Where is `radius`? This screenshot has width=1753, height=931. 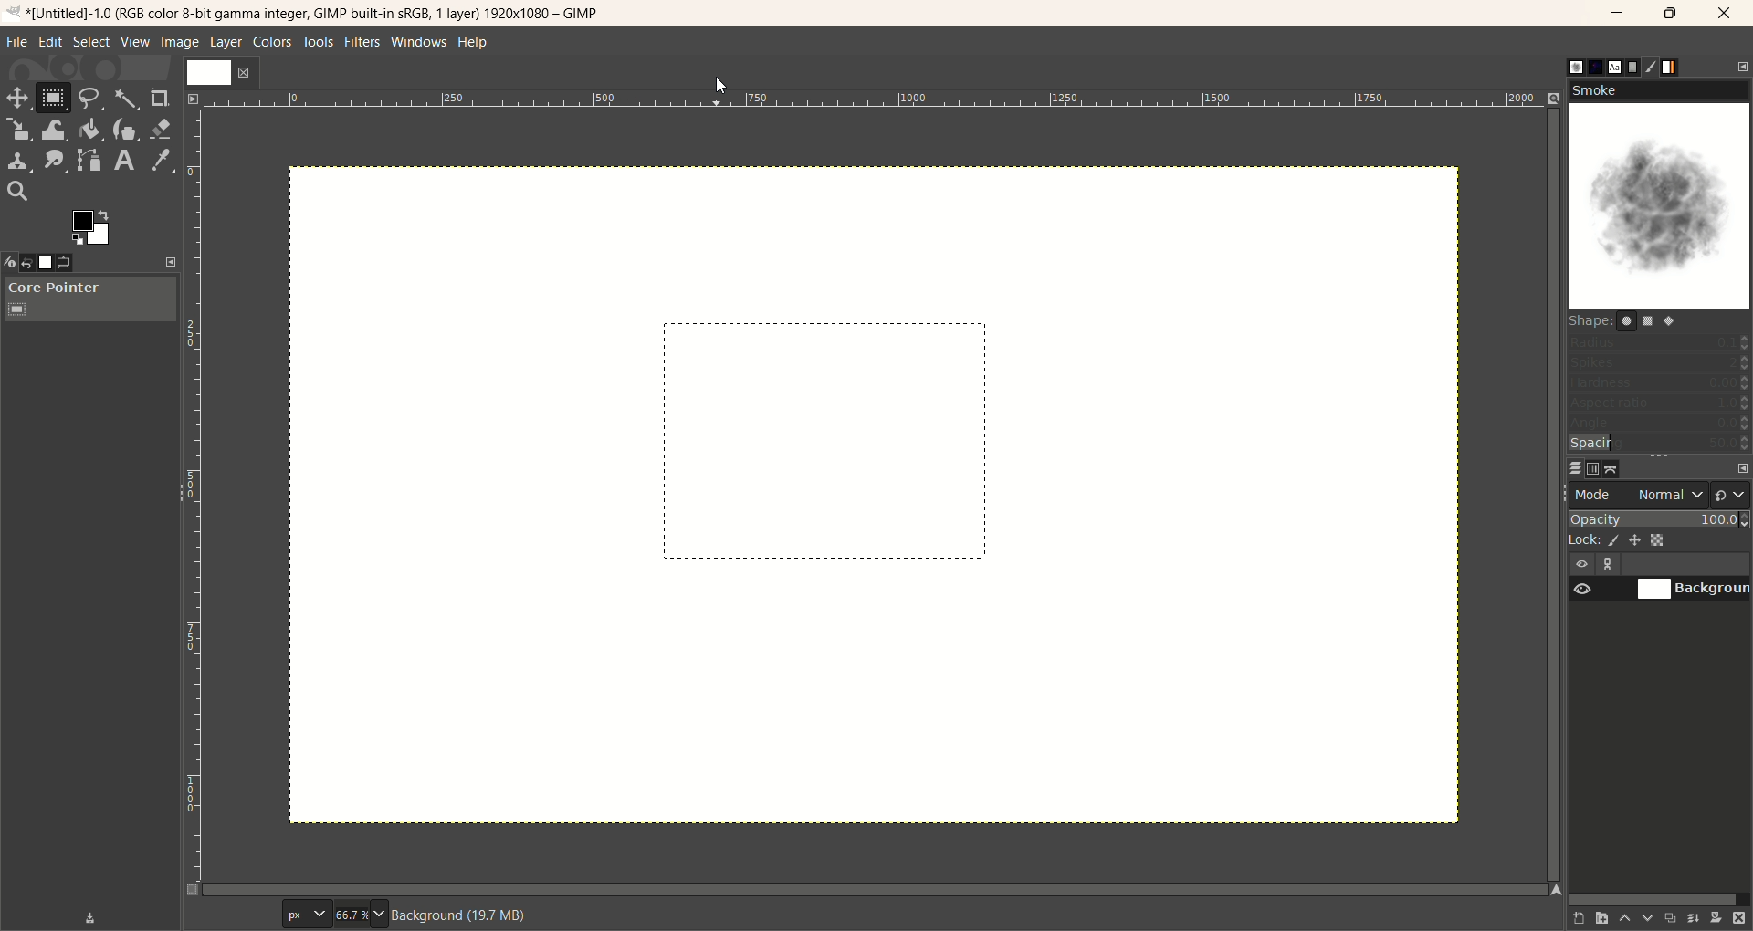
radius is located at coordinates (1659, 343).